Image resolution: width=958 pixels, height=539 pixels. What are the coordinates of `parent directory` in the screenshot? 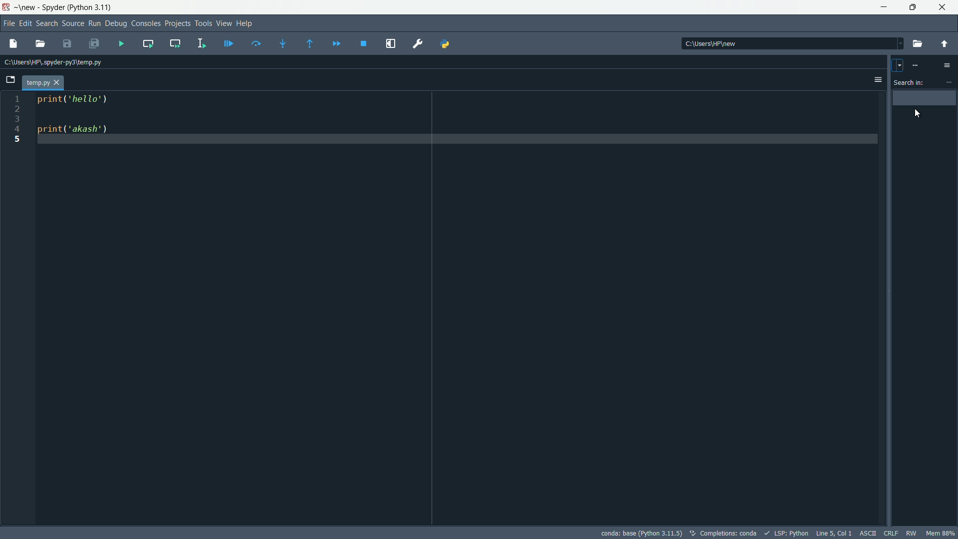 It's located at (945, 44).